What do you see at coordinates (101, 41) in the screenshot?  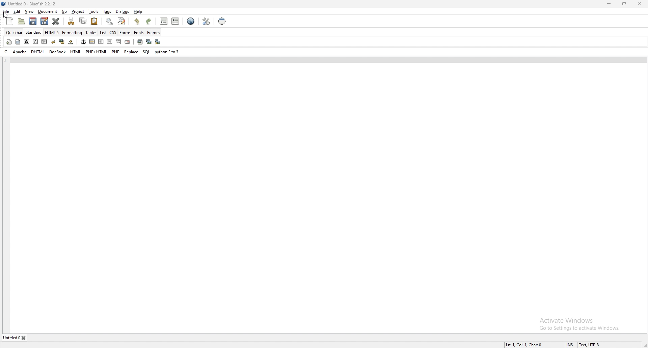 I see `centre` at bounding box center [101, 41].